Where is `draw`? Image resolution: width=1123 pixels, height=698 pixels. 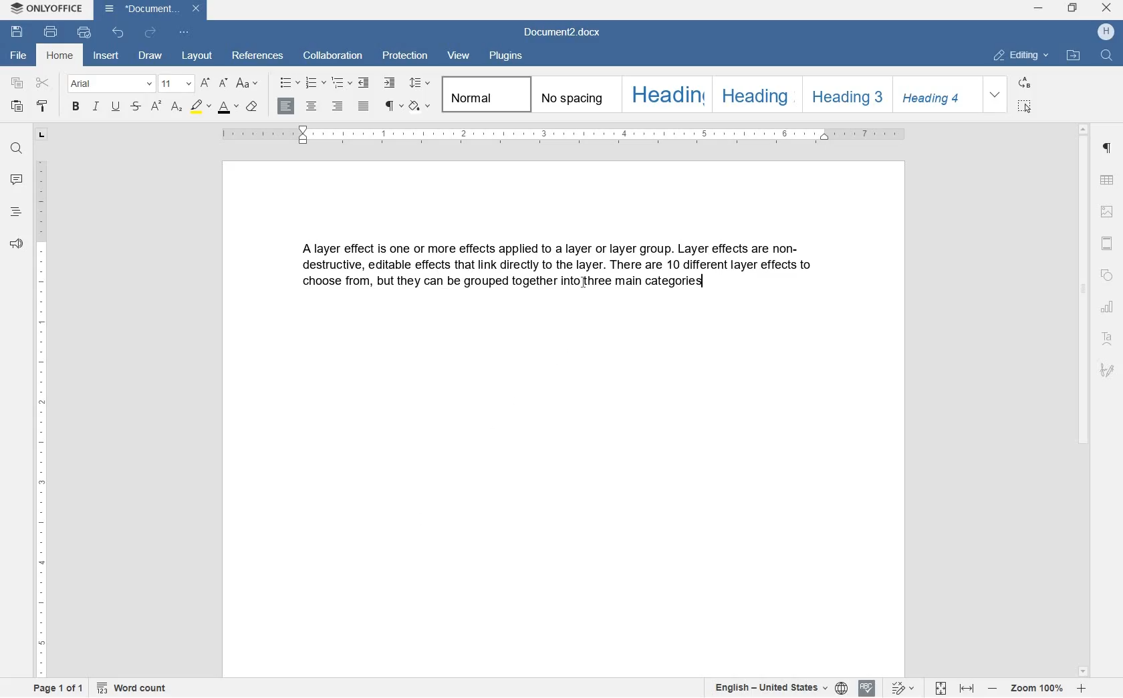 draw is located at coordinates (150, 57).